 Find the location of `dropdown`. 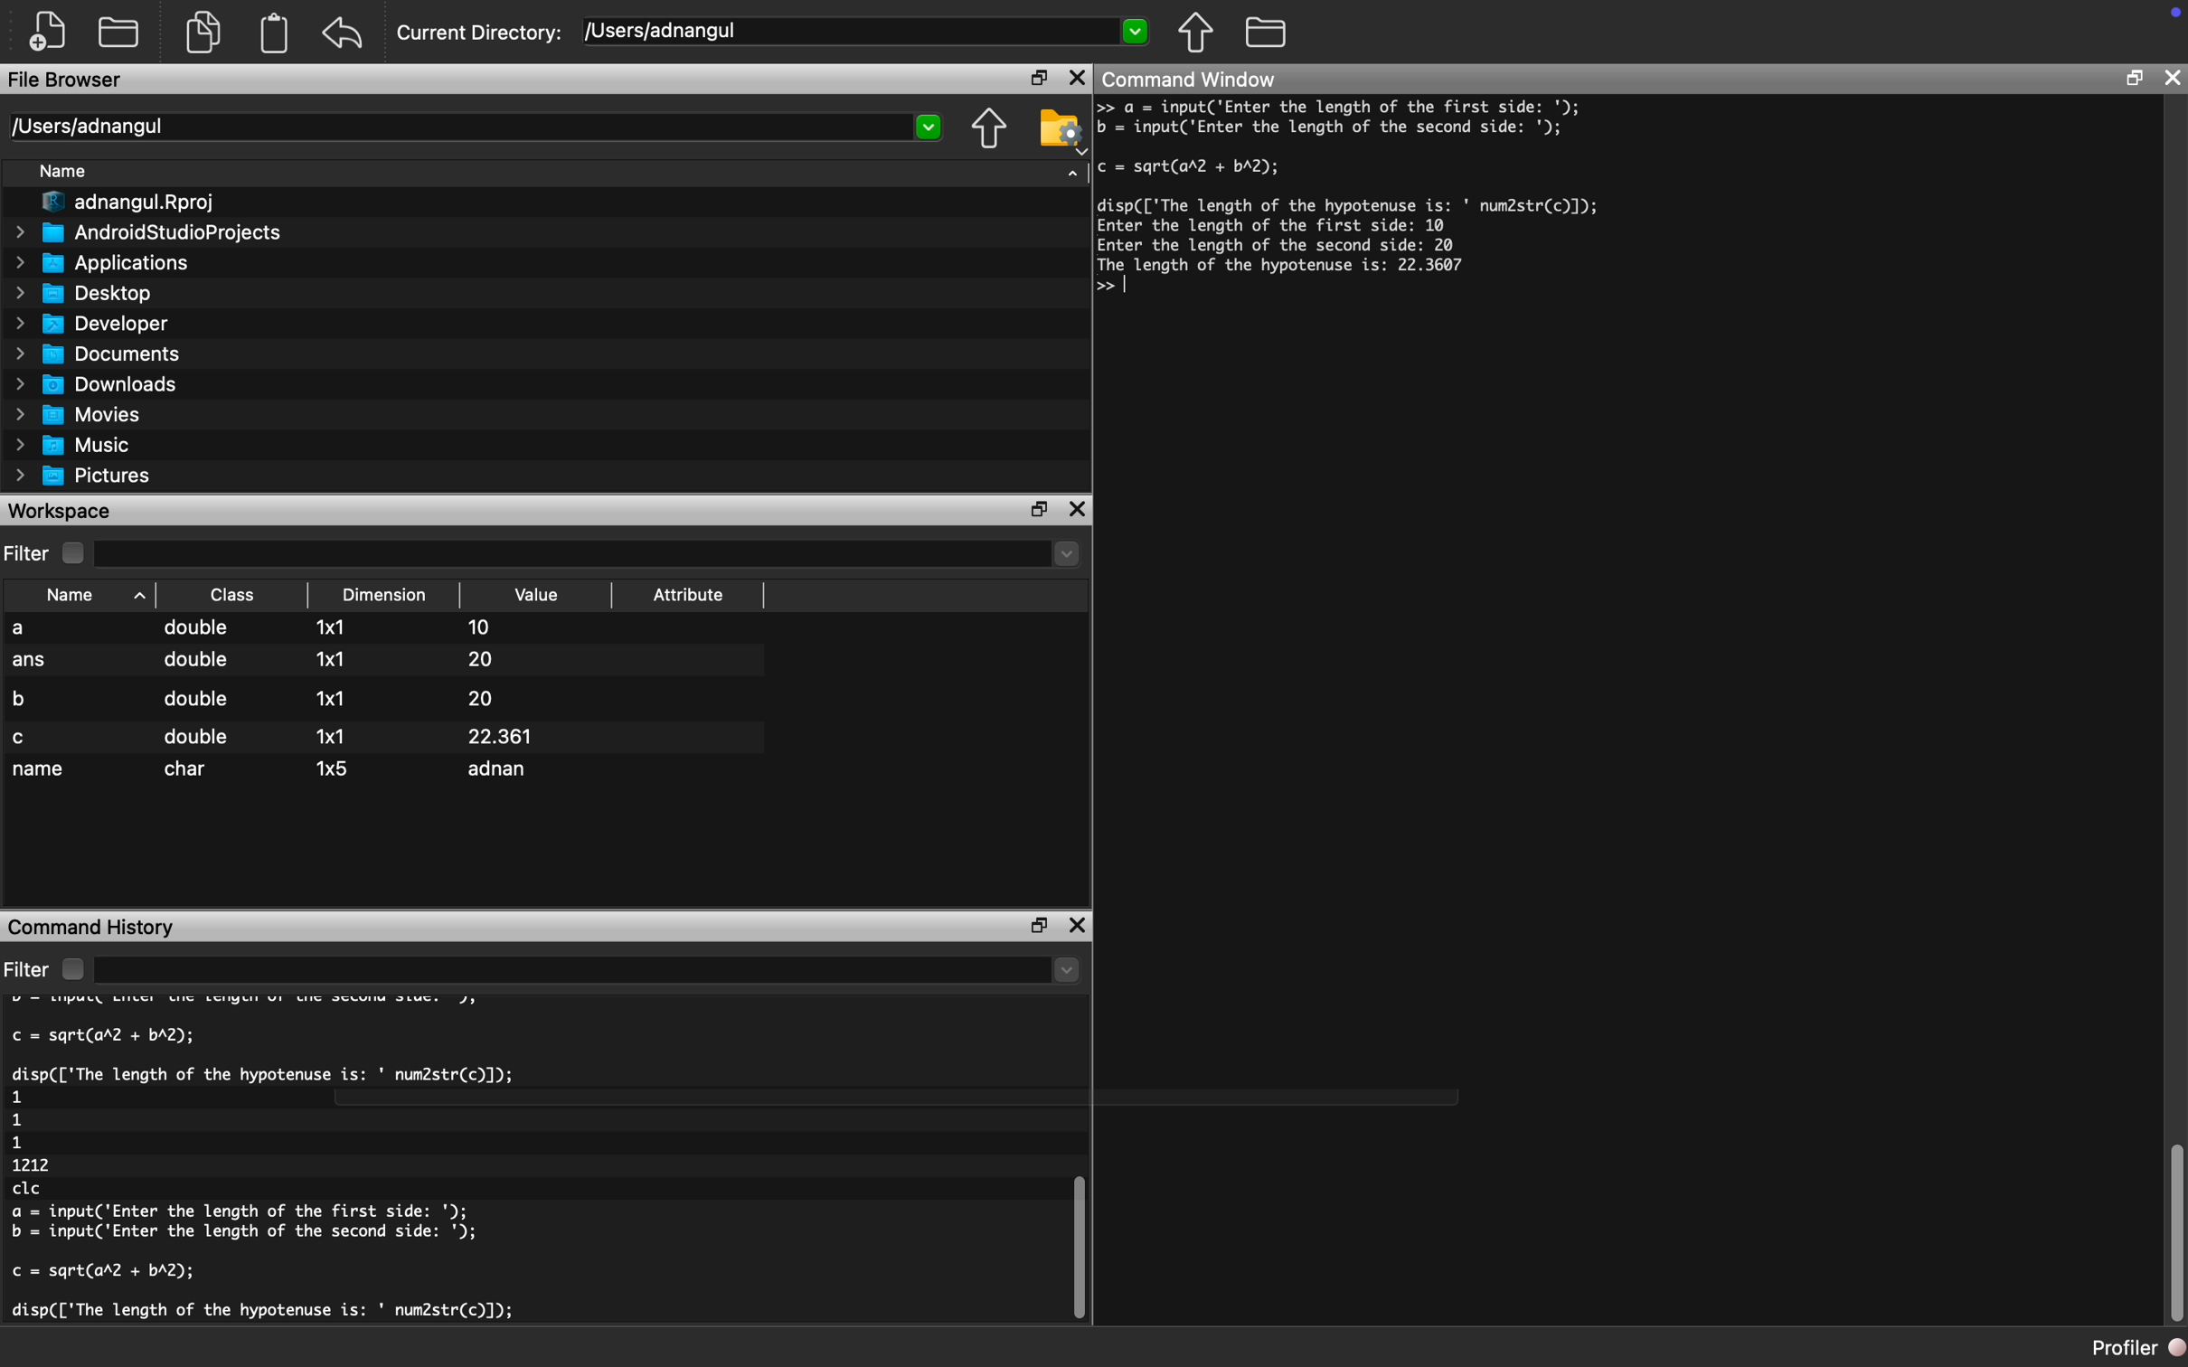

dropdown is located at coordinates (590, 971).